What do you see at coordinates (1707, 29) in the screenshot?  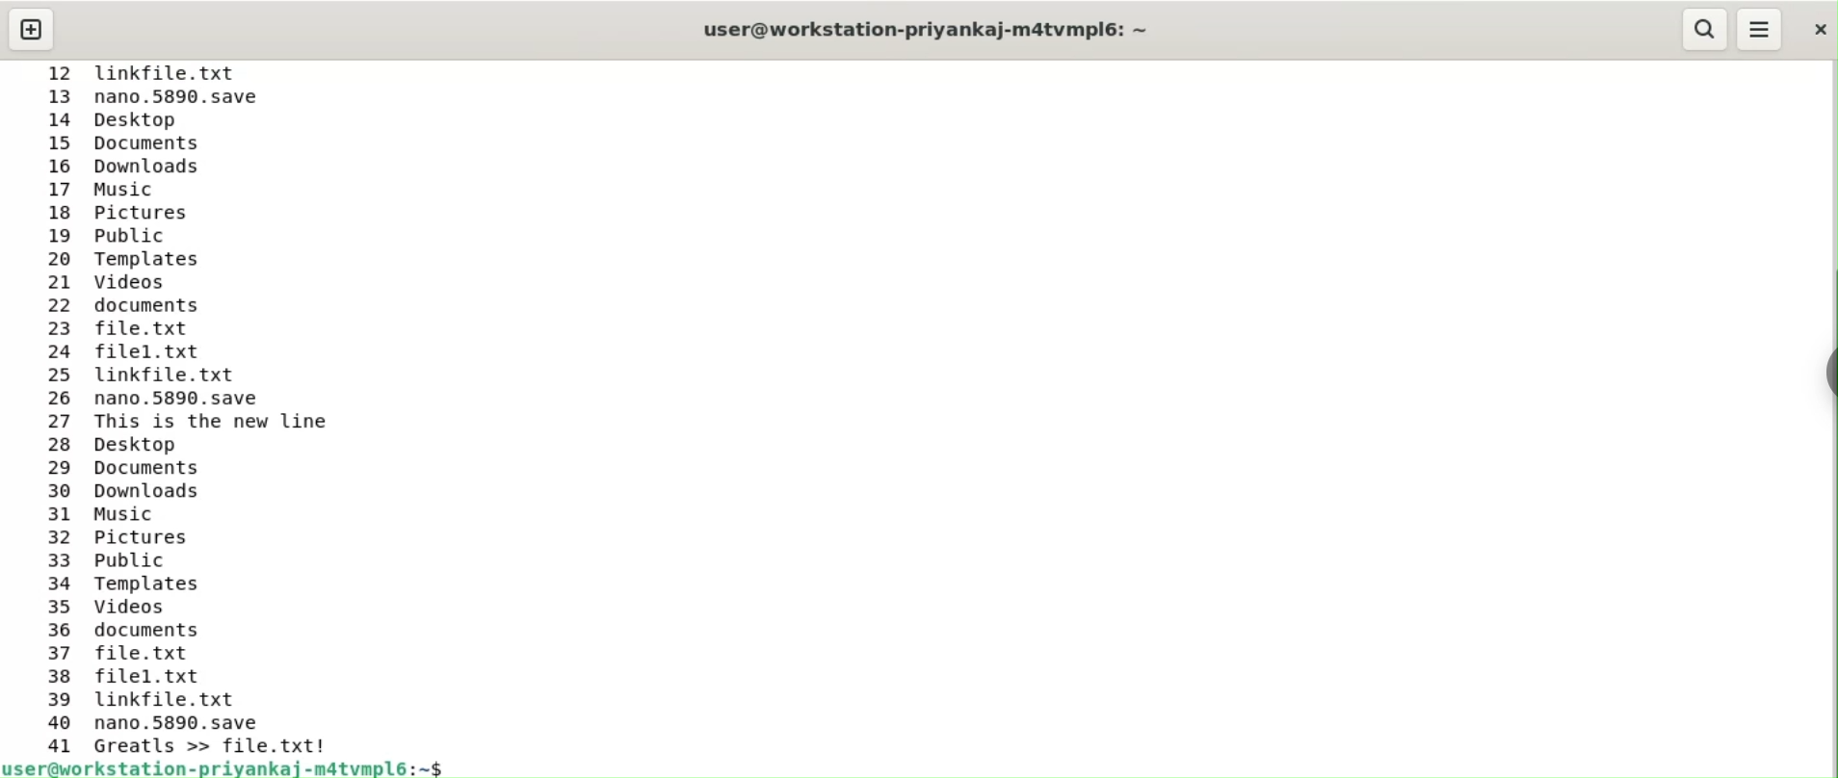 I see `search` at bounding box center [1707, 29].